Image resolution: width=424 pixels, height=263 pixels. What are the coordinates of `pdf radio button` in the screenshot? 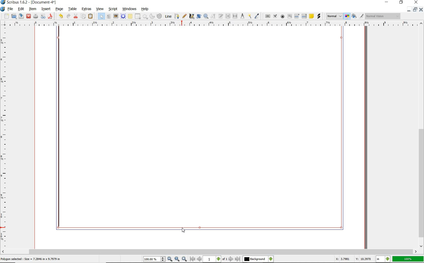 It's located at (282, 17).